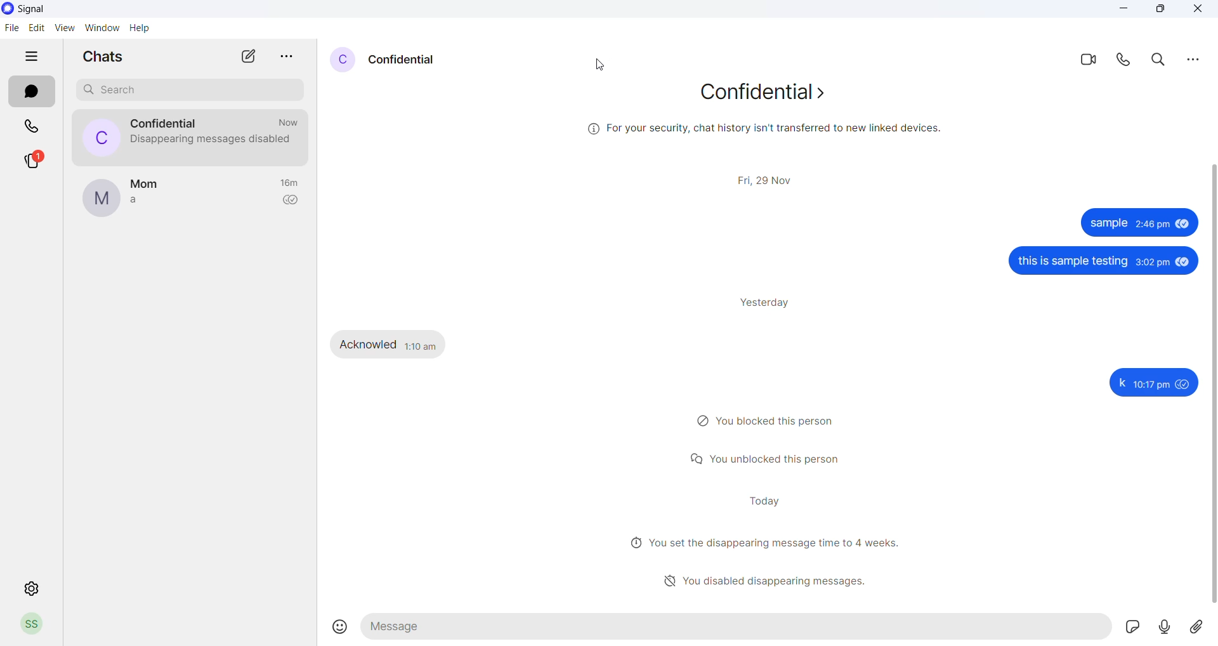  Describe the element at coordinates (185, 91) in the screenshot. I see `search chat` at that location.